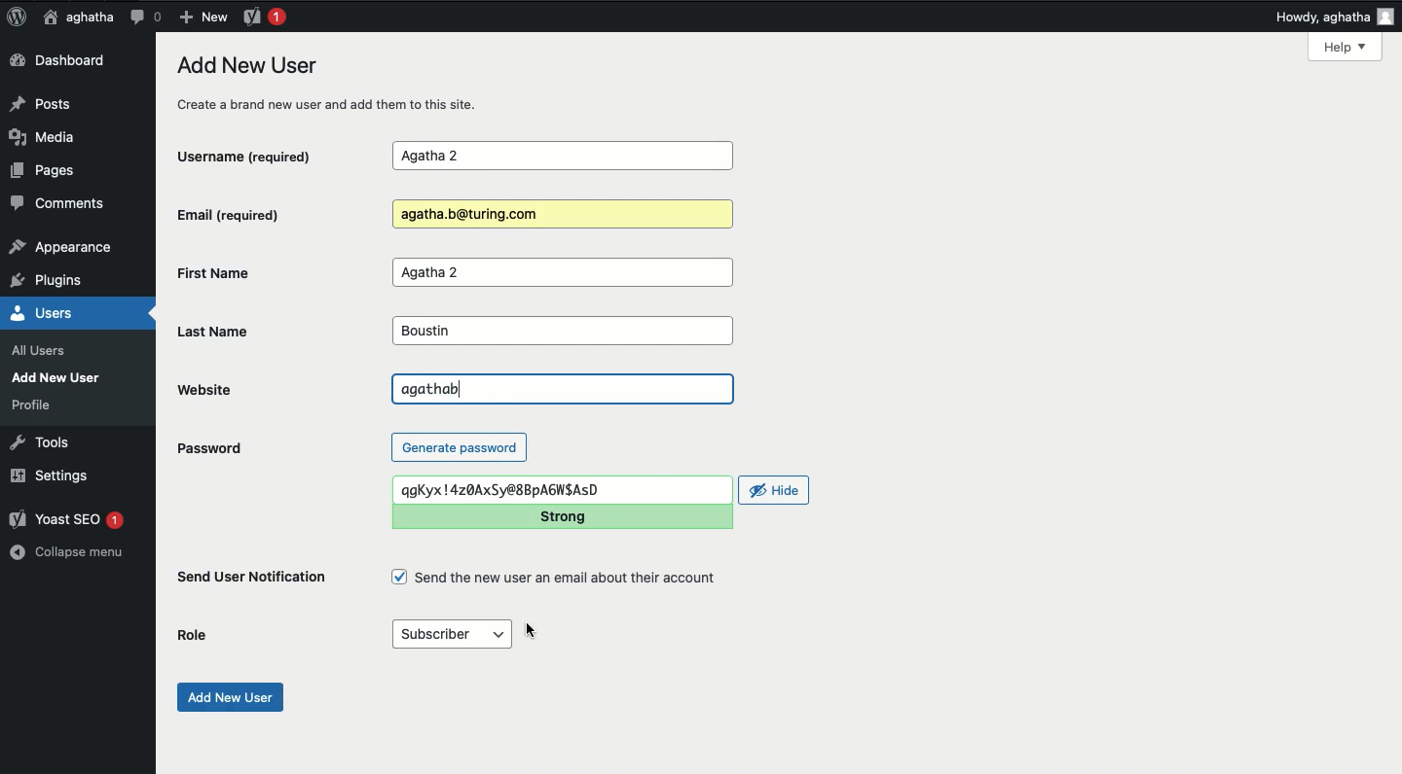 The width and height of the screenshot is (1402, 774). I want to click on Strong, so click(560, 517).